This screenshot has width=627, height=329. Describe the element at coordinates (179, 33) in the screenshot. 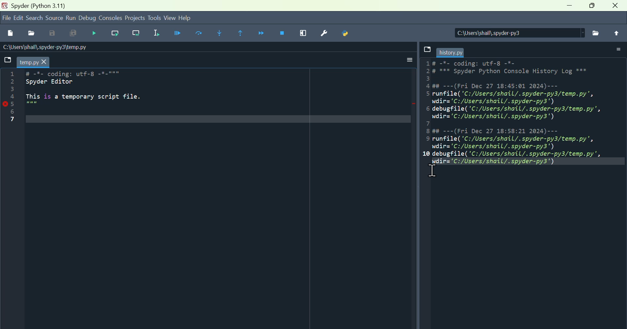

I see `Debug` at that location.